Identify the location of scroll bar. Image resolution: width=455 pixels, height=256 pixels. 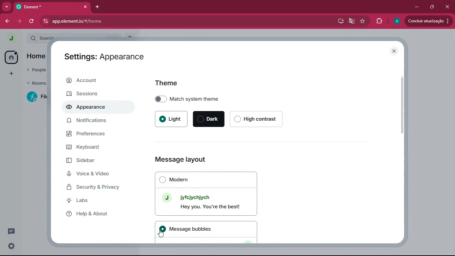
(401, 103).